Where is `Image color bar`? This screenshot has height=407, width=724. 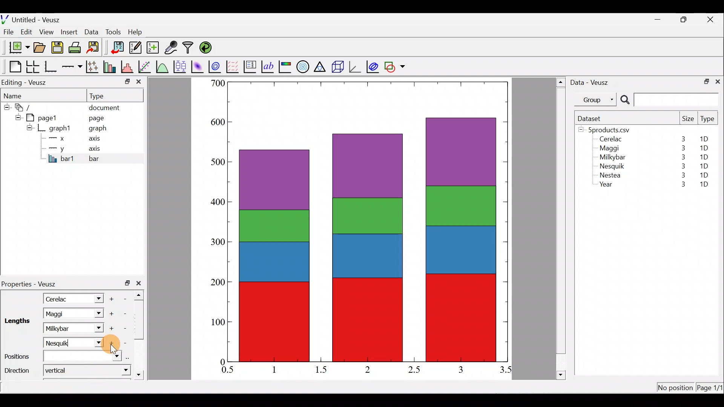 Image color bar is located at coordinates (285, 66).